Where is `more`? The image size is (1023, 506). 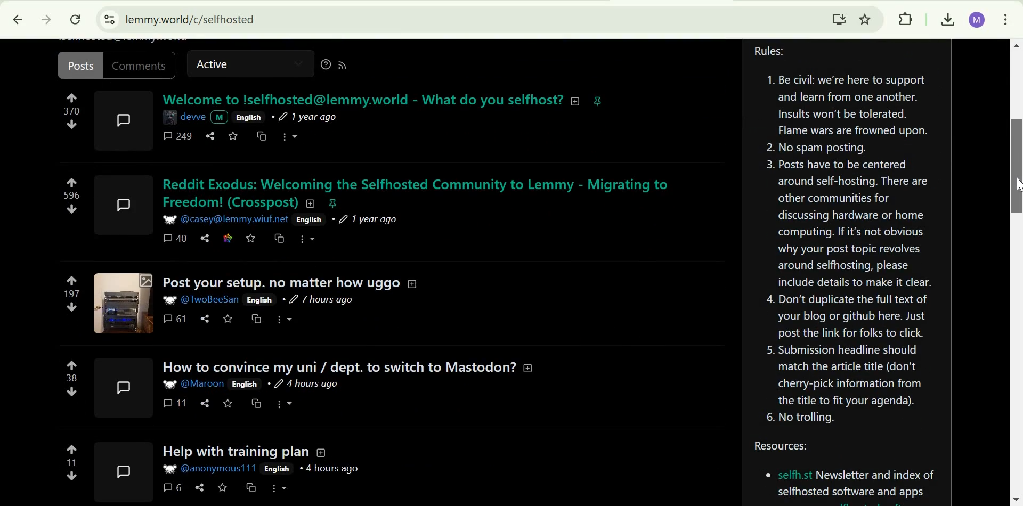
more is located at coordinates (310, 240).